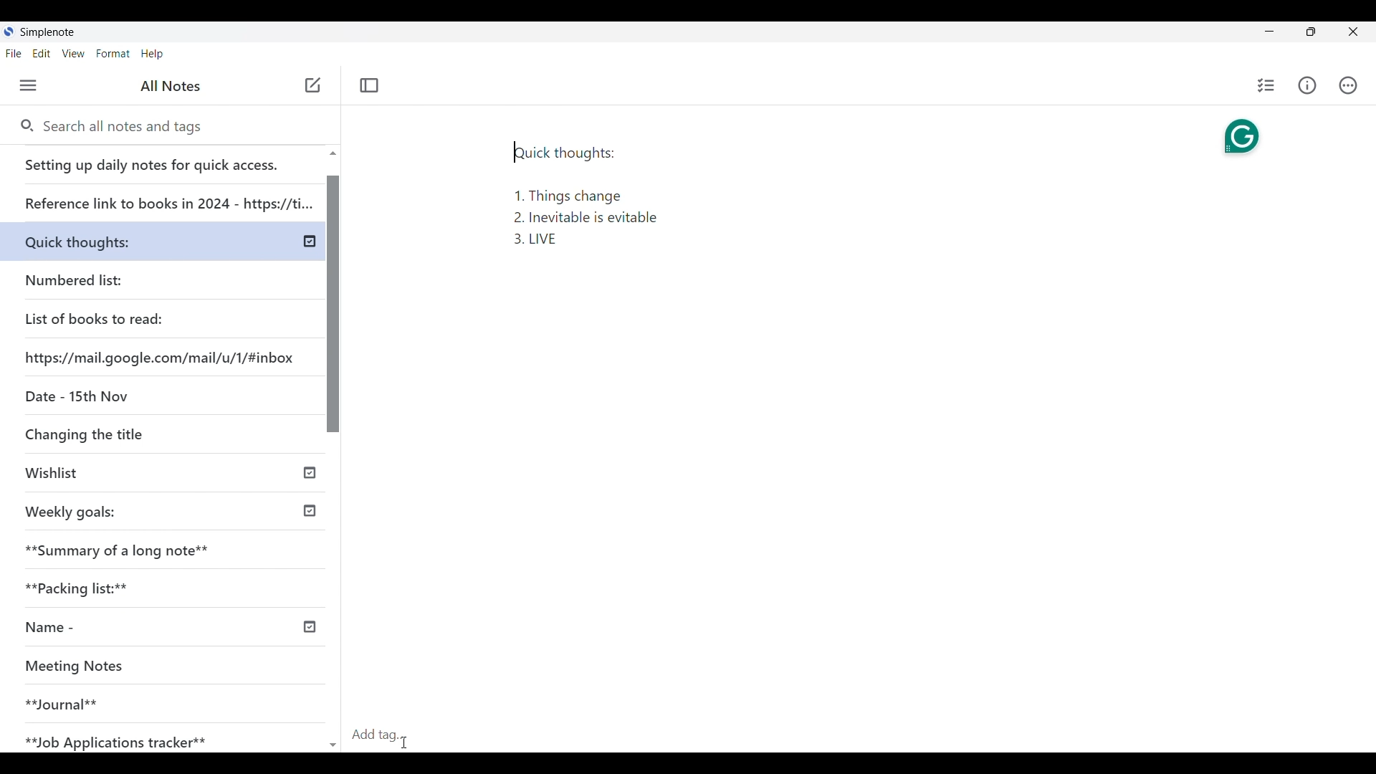 The width and height of the screenshot is (1376, 774). Describe the element at coordinates (143, 698) in the screenshot. I see `Journal` at that location.